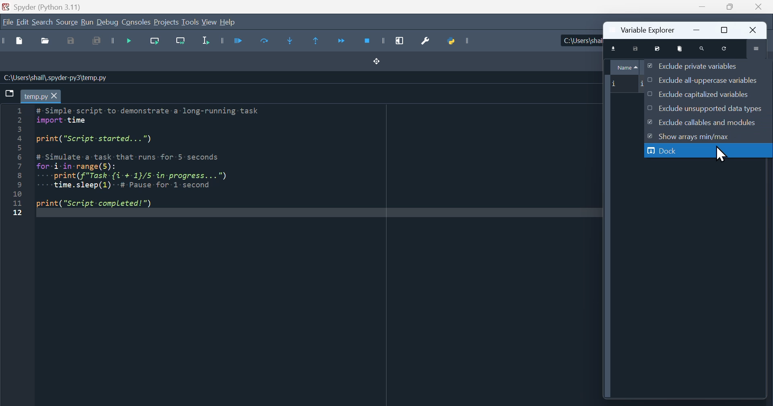  I want to click on temp.py, so click(41, 96).